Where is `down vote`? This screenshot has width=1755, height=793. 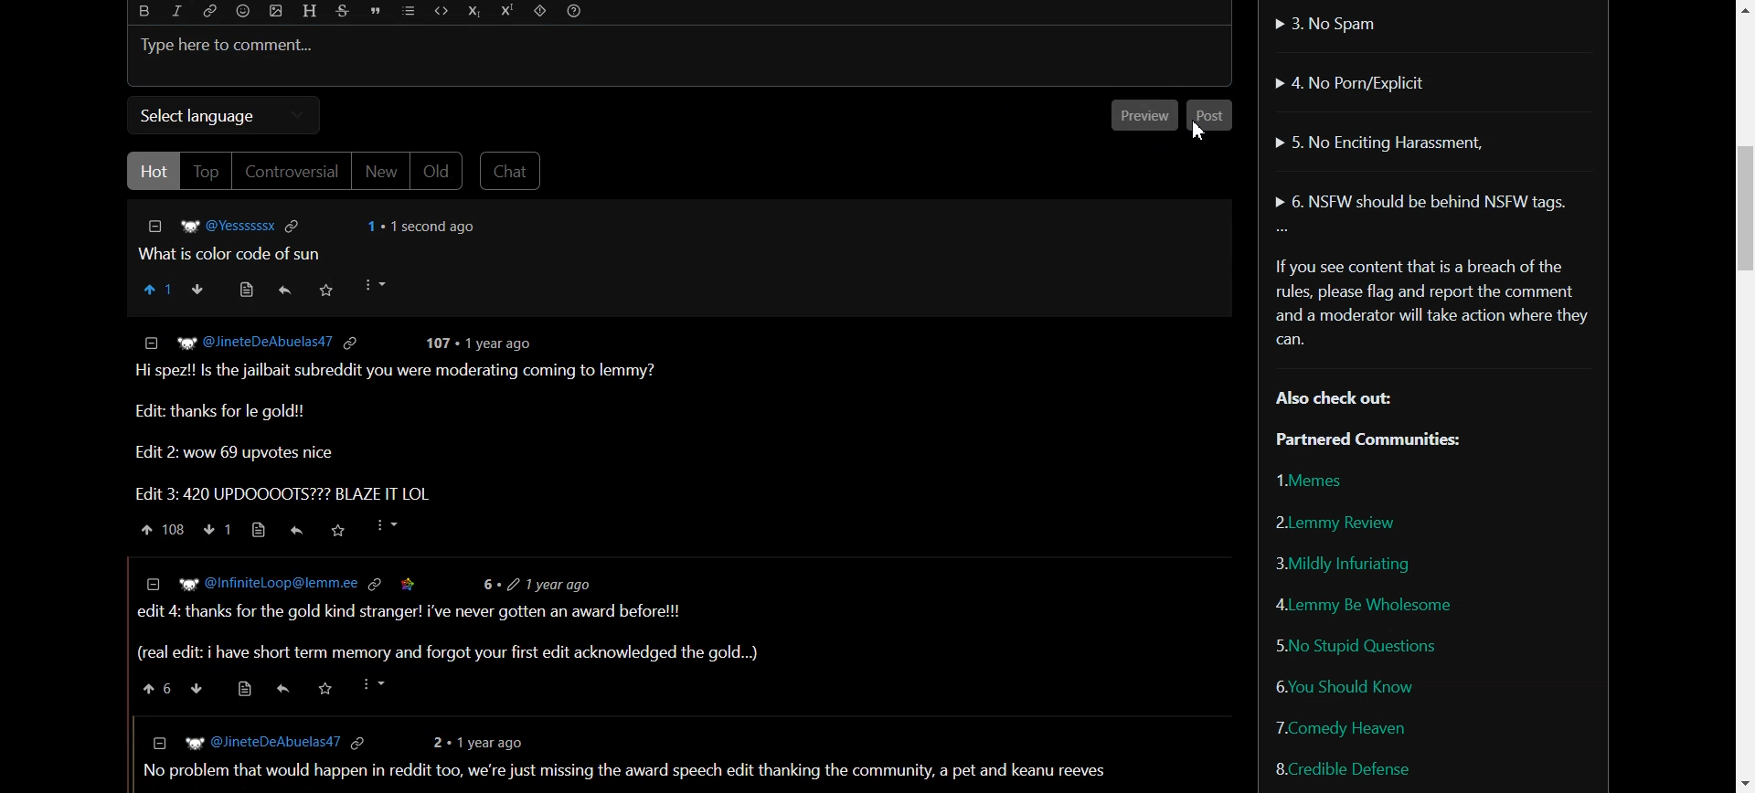
down vote is located at coordinates (218, 528).